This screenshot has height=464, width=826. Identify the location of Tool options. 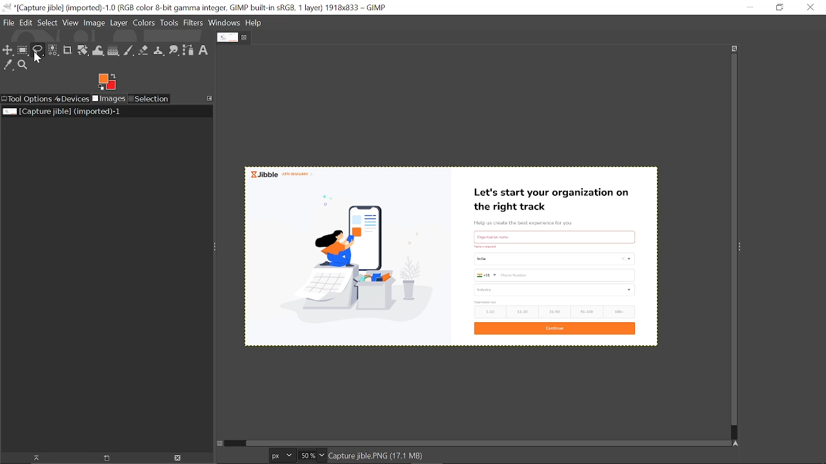
(26, 99).